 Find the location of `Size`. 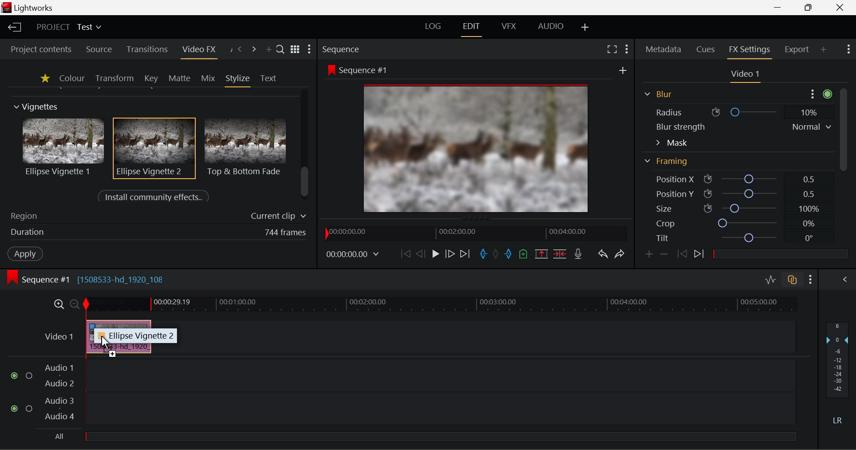

Size is located at coordinates (735, 208).